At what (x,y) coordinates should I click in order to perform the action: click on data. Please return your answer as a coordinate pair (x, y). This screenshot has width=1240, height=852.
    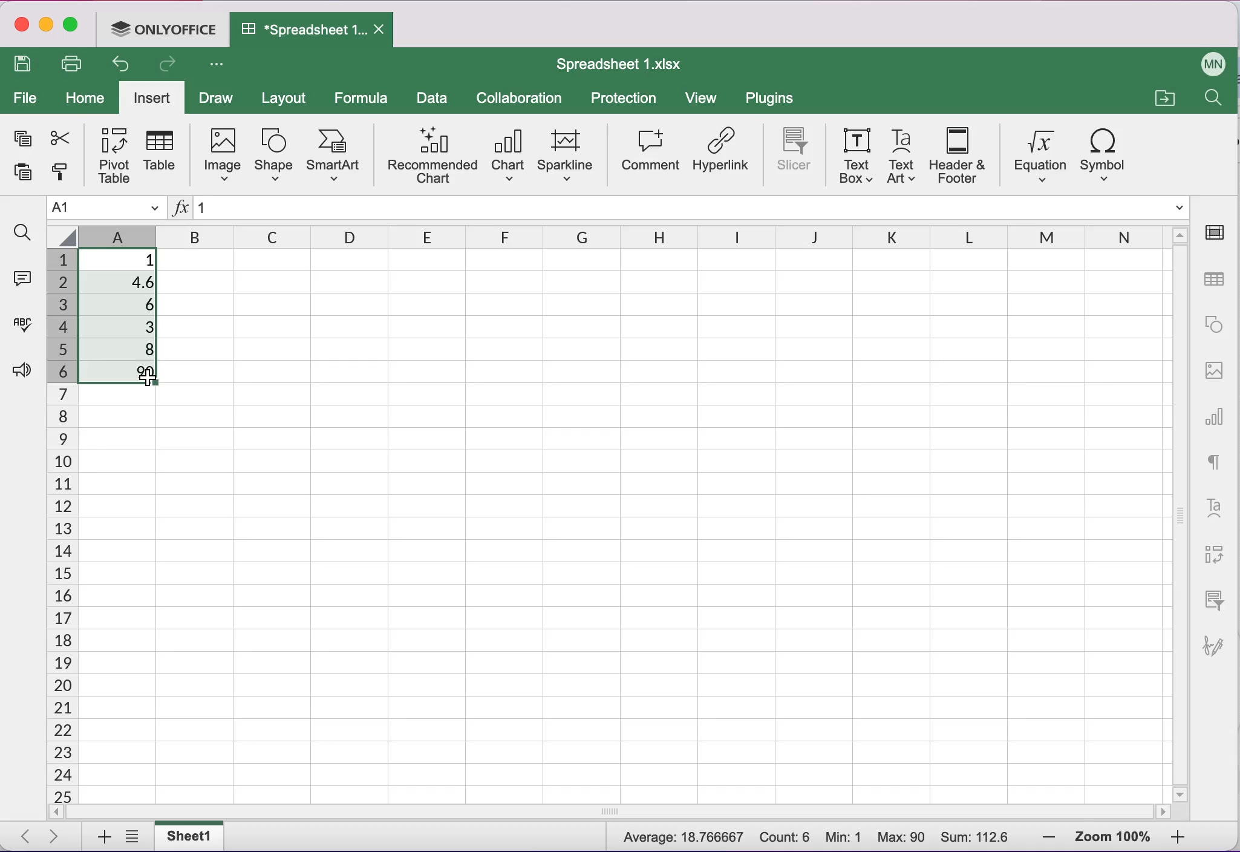
    Looking at the image, I should click on (433, 99).